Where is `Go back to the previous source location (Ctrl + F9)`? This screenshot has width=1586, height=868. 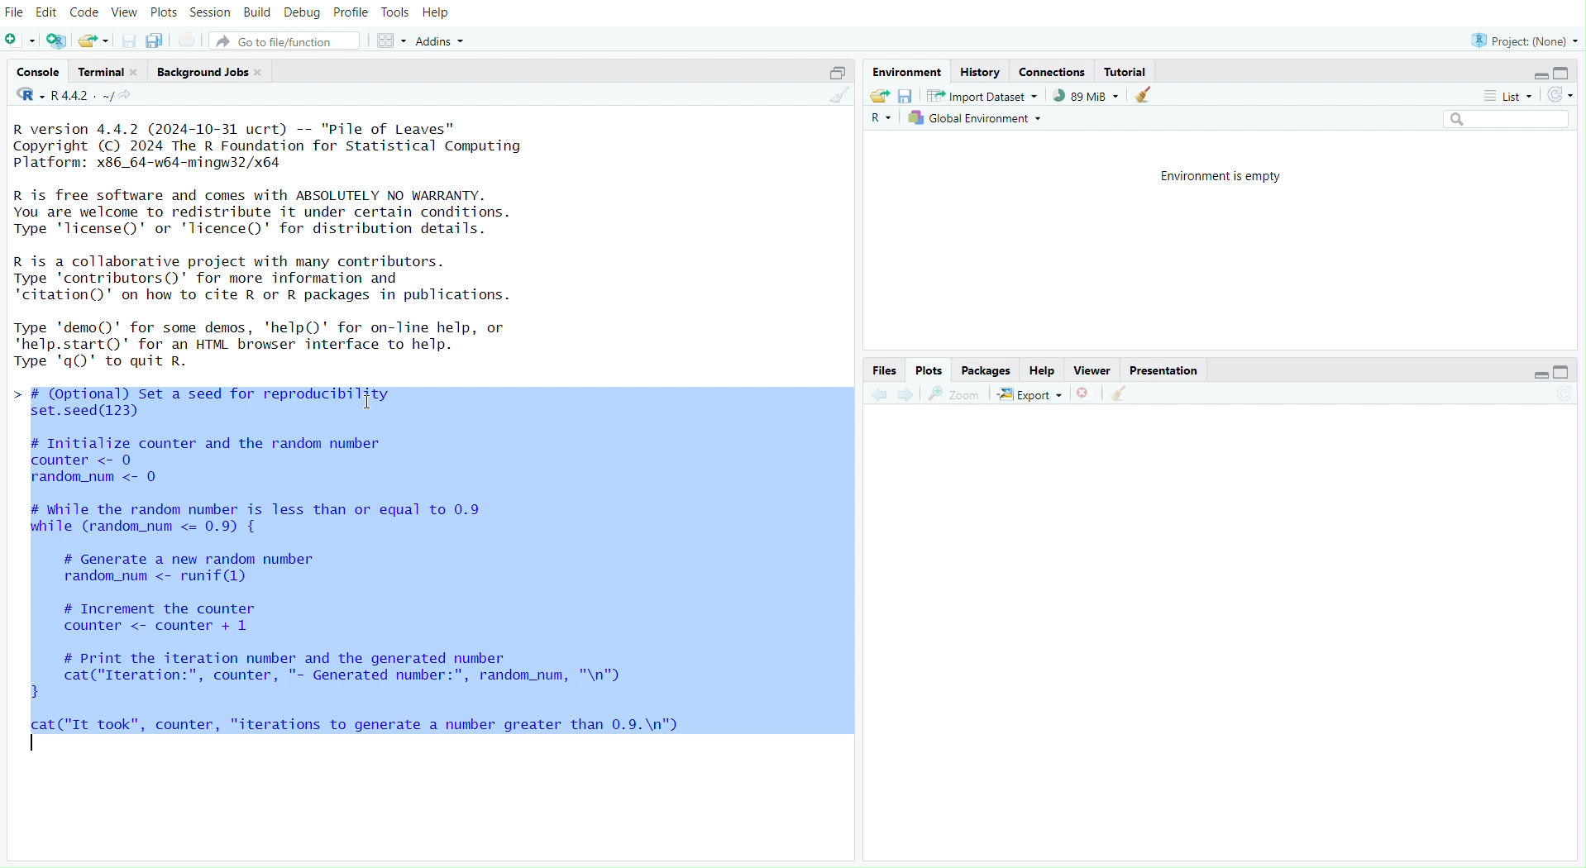
Go back to the previous source location (Ctrl + F9) is located at coordinates (875, 395).